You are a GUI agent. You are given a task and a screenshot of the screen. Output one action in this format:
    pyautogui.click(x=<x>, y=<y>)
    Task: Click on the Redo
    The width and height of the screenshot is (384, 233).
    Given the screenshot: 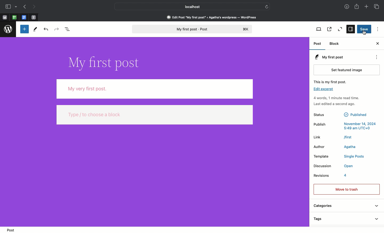 What is the action you would take?
    pyautogui.click(x=57, y=29)
    